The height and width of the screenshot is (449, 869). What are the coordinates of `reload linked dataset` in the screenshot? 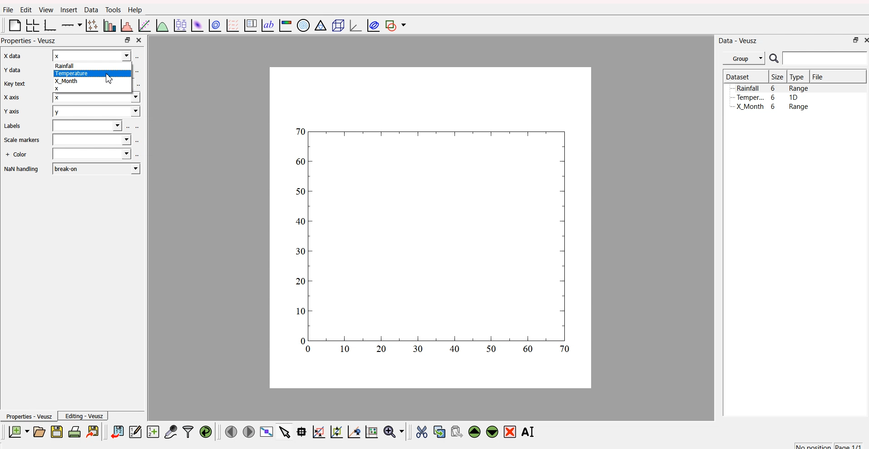 It's located at (205, 430).